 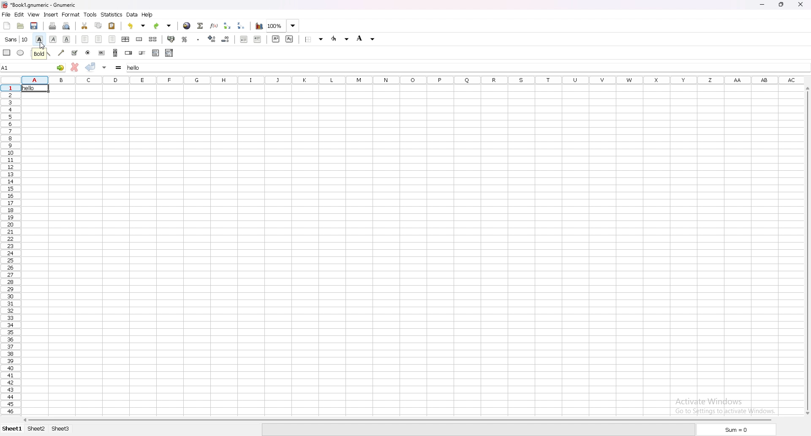 I want to click on arrowed line, so click(x=62, y=53).